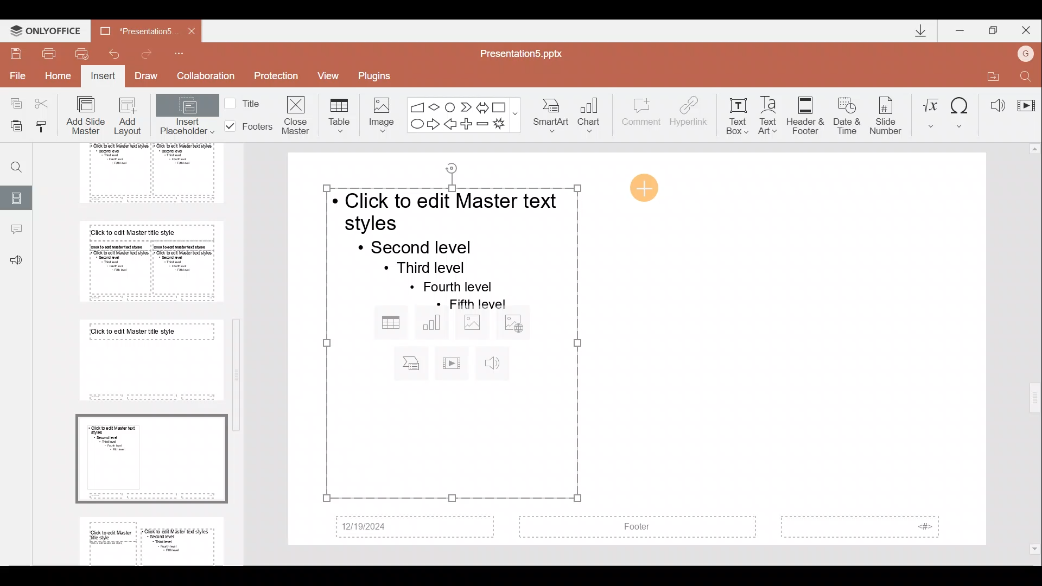  Describe the element at coordinates (417, 105) in the screenshot. I see `Flowchart - manual input` at that location.